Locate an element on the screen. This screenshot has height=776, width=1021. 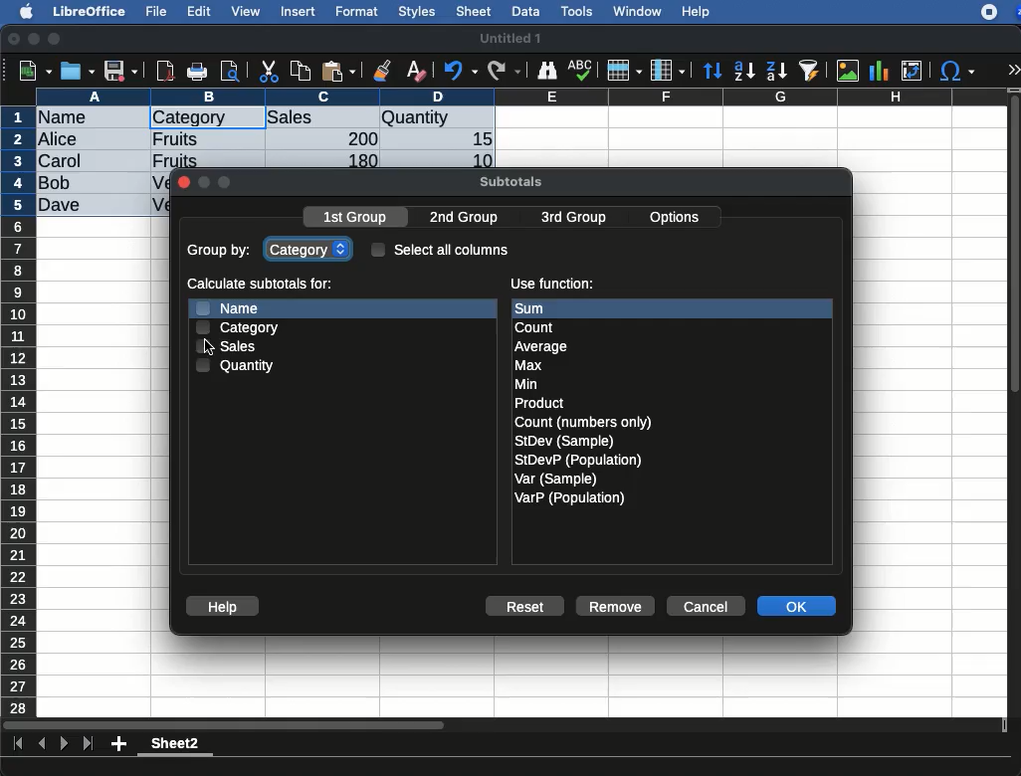
descending is located at coordinates (777, 72).